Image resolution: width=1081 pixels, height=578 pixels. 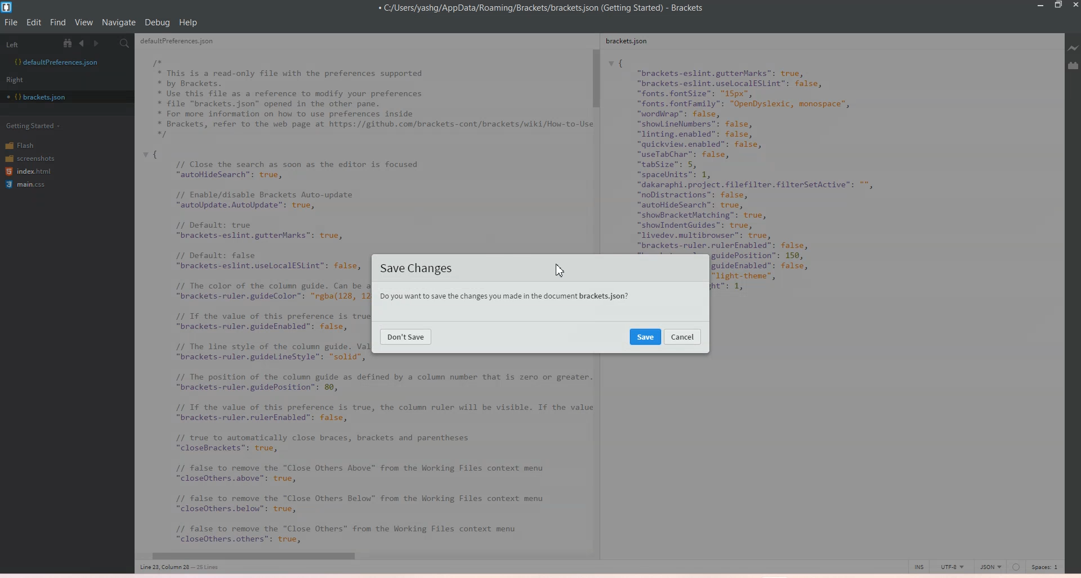 I want to click on Save Changes, so click(x=418, y=269).